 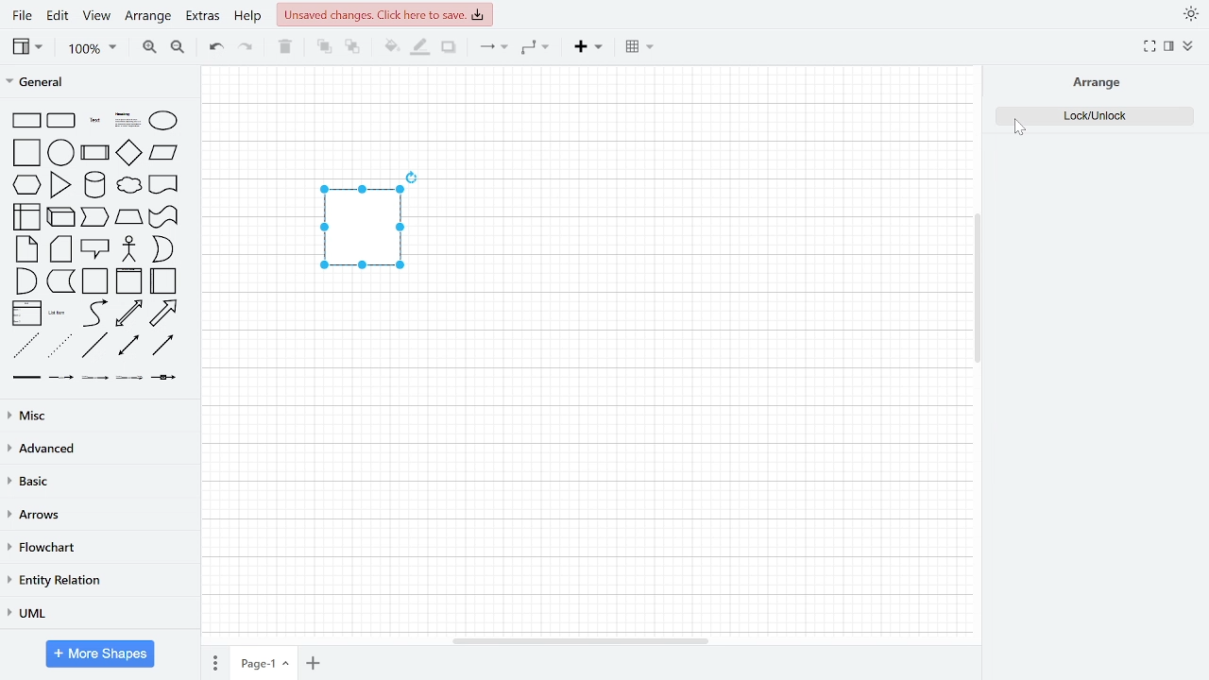 What do you see at coordinates (580, 640) in the screenshot?
I see `horizontal scrollbar` at bounding box center [580, 640].